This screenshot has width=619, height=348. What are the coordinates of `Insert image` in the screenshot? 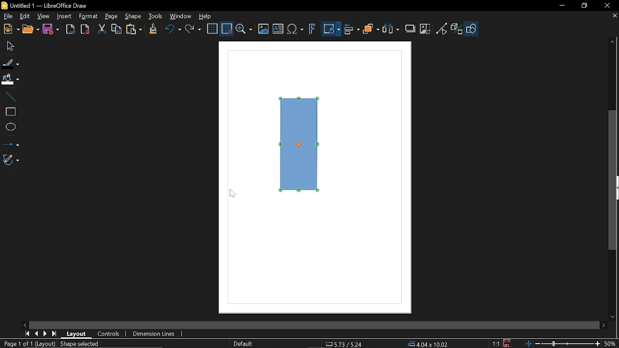 It's located at (264, 29).